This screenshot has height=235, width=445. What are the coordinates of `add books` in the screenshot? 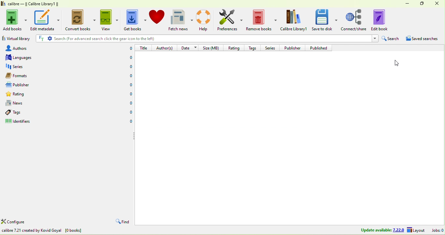 It's located at (15, 19).